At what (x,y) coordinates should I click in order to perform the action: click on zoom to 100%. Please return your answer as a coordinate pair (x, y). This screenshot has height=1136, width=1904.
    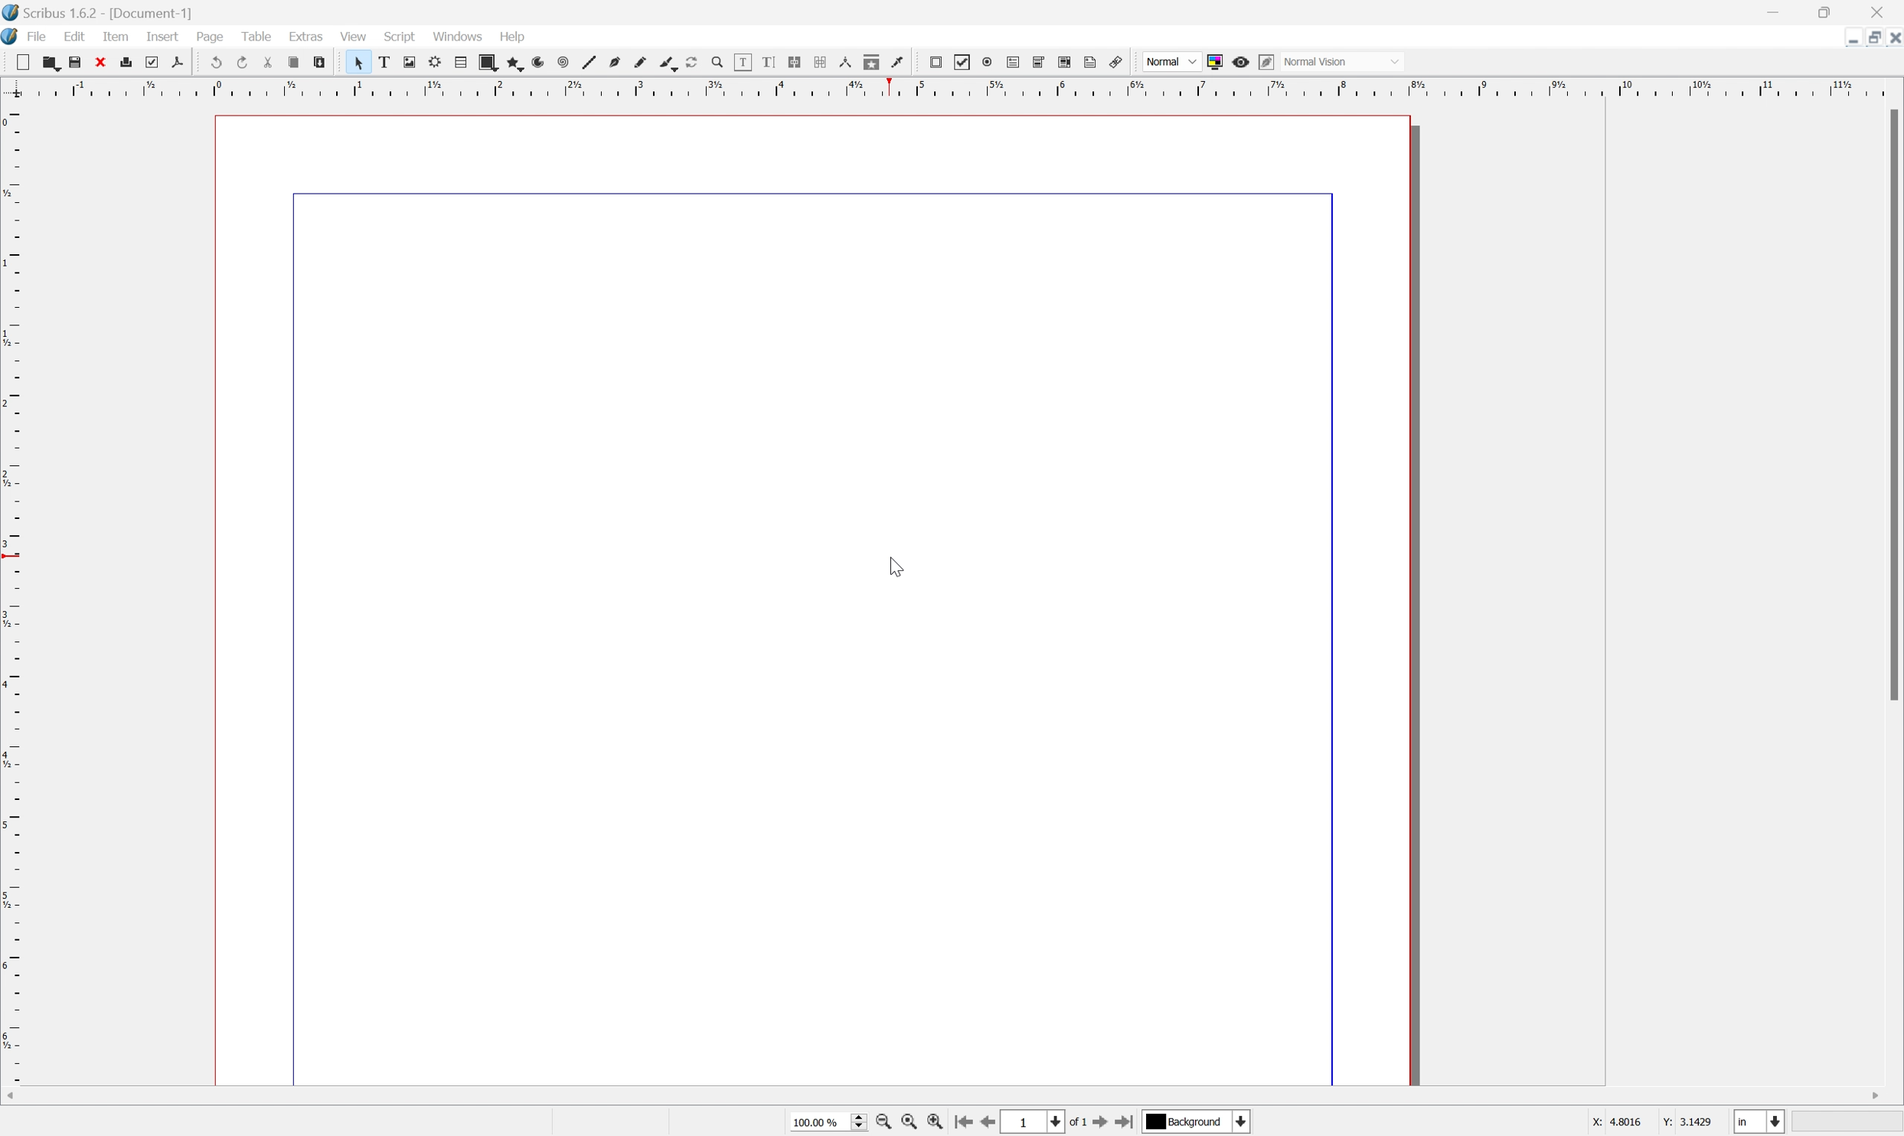
    Looking at the image, I should click on (882, 1123).